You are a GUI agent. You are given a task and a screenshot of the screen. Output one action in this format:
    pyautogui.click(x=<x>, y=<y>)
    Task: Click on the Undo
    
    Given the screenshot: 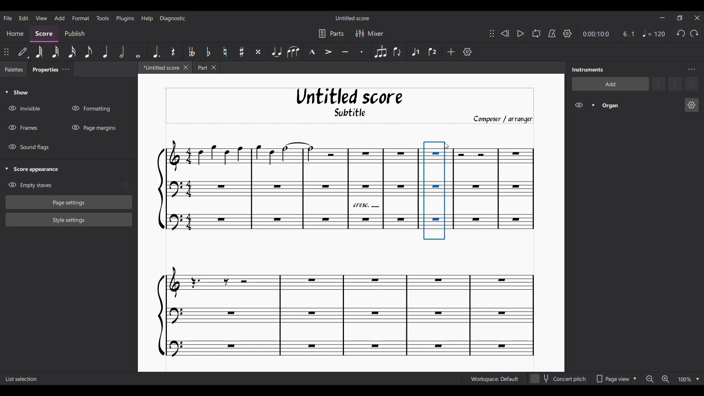 What is the action you would take?
    pyautogui.click(x=681, y=33)
    